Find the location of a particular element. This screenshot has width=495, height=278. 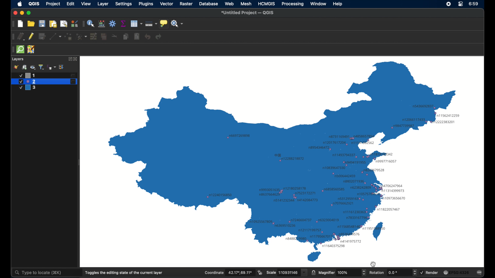

help is located at coordinates (338, 4).